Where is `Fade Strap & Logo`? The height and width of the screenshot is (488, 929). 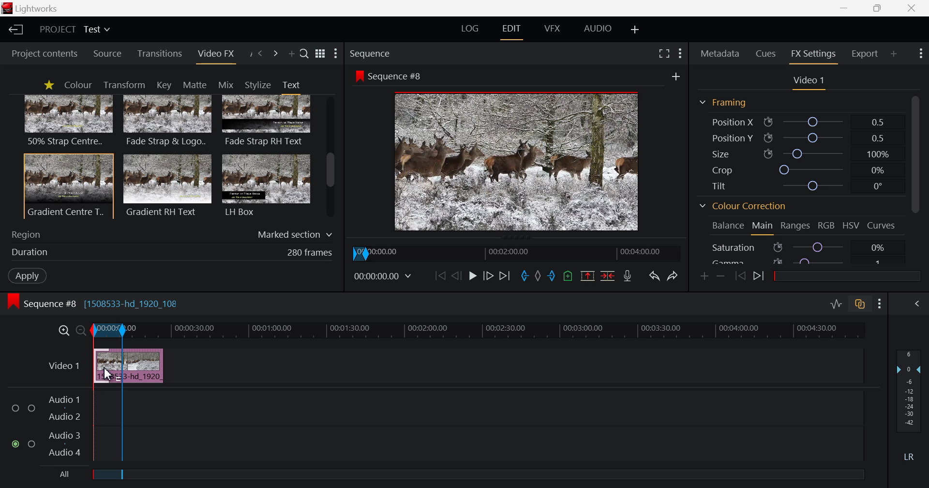 Fade Strap & Logo is located at coordinates (168, 122).